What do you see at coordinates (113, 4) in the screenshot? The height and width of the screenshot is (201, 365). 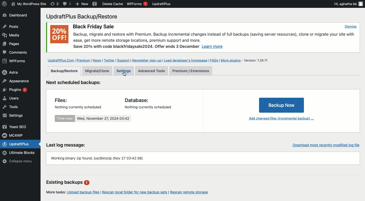 I see `Delete cache` at bounding box center [113, 4].